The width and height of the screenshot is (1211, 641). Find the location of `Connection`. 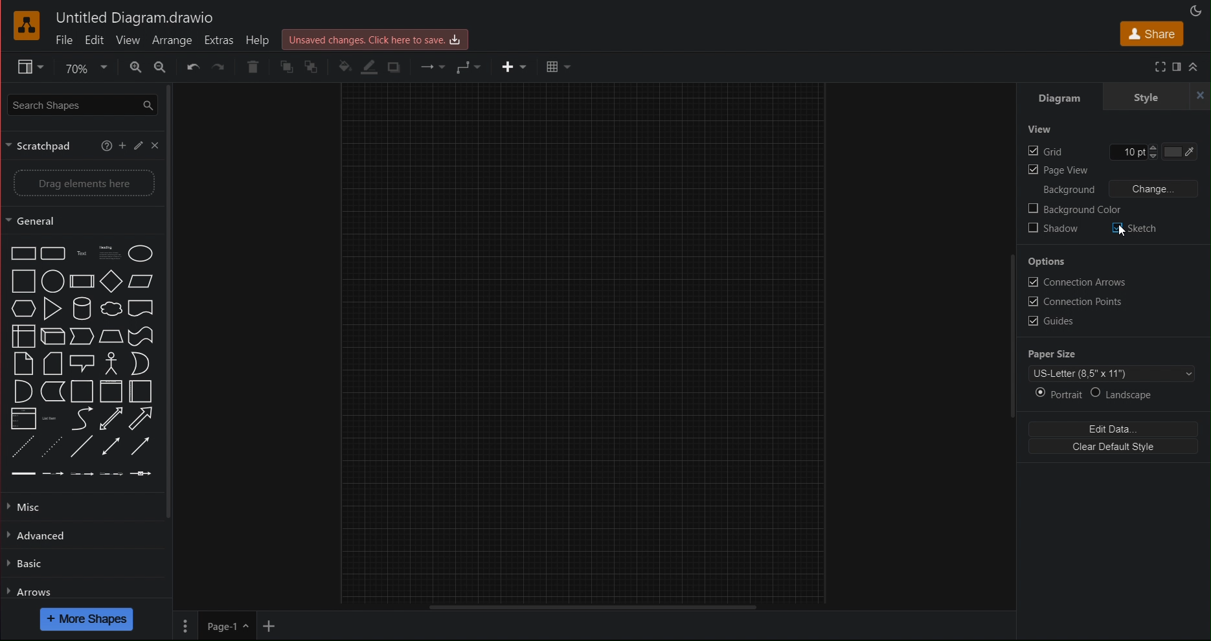

Connection is located at coordinates (429, 66).